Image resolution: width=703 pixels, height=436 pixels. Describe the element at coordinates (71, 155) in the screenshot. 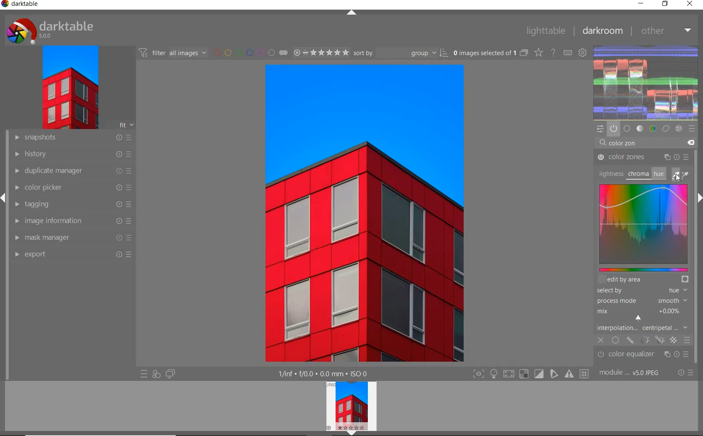

I see `history` at that location.